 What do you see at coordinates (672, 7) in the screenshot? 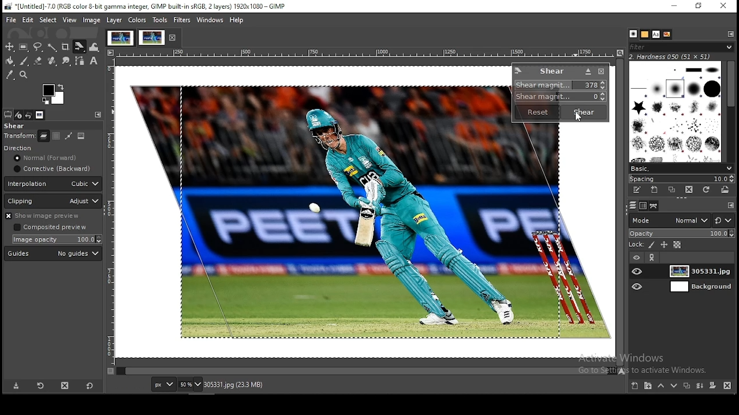
I see `minimize` at bounding box center [672, 7].